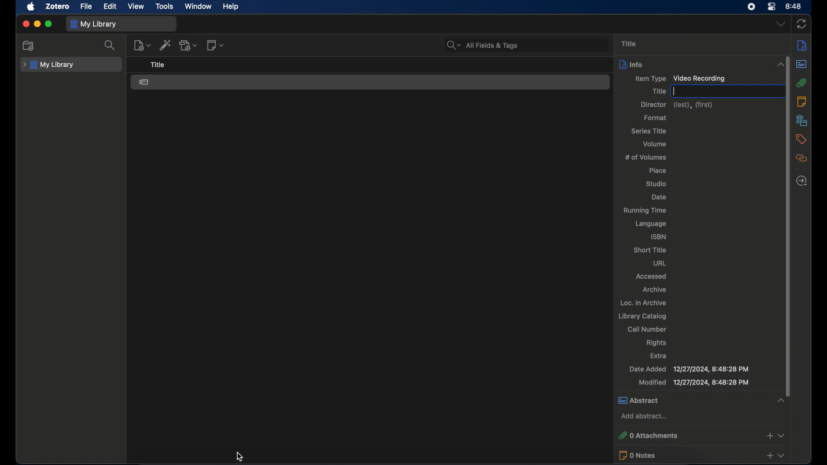 The width and height of the screenshot is (827, 465). I want to click on title, so click(630, 43).